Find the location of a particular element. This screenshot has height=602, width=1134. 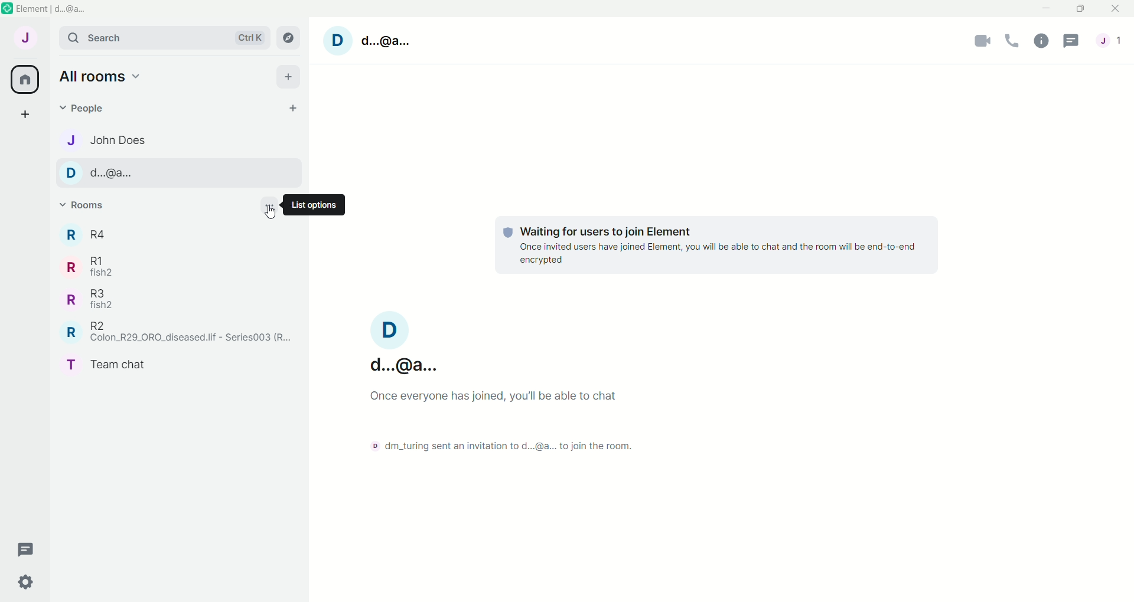

Text is located at coordinates (316, 205).